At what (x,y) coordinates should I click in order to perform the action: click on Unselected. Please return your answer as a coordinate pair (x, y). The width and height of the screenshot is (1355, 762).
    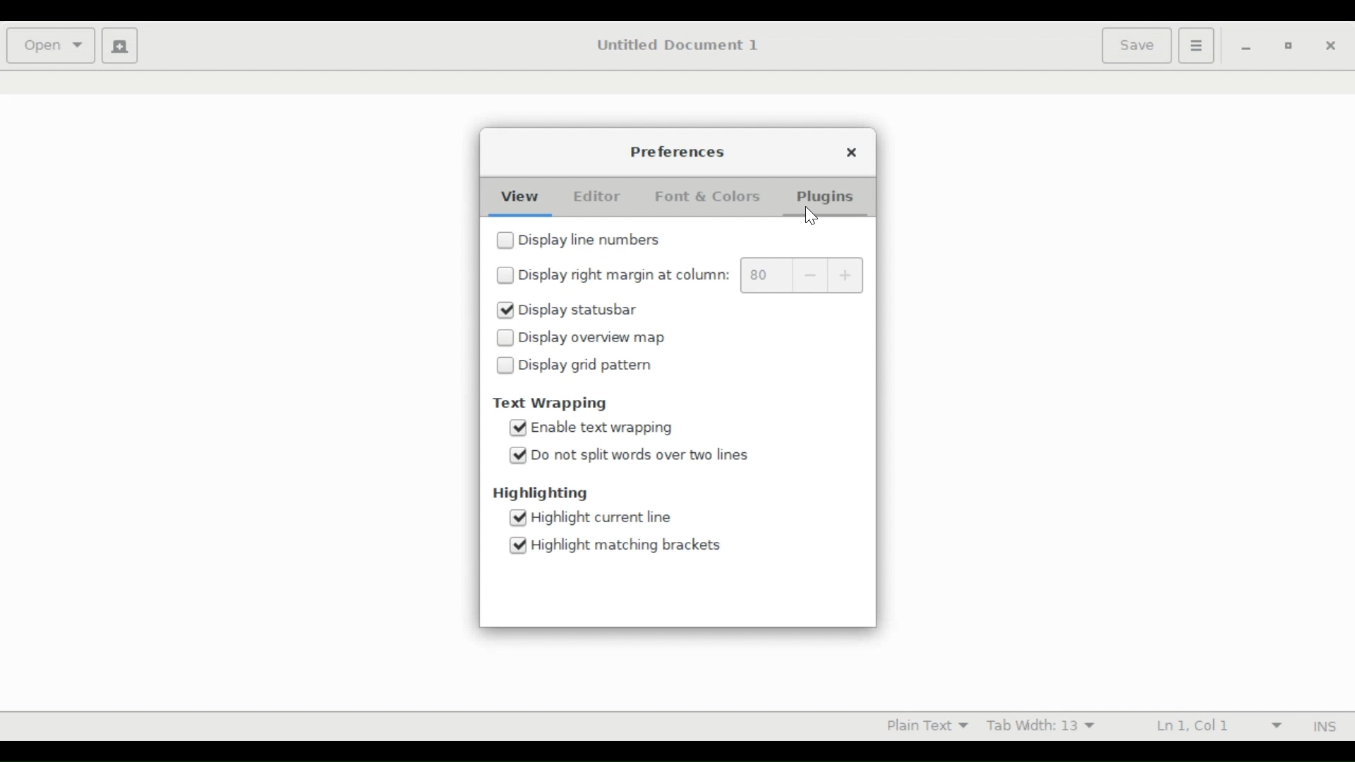
    Looking at the image, I should click on (505, 338).